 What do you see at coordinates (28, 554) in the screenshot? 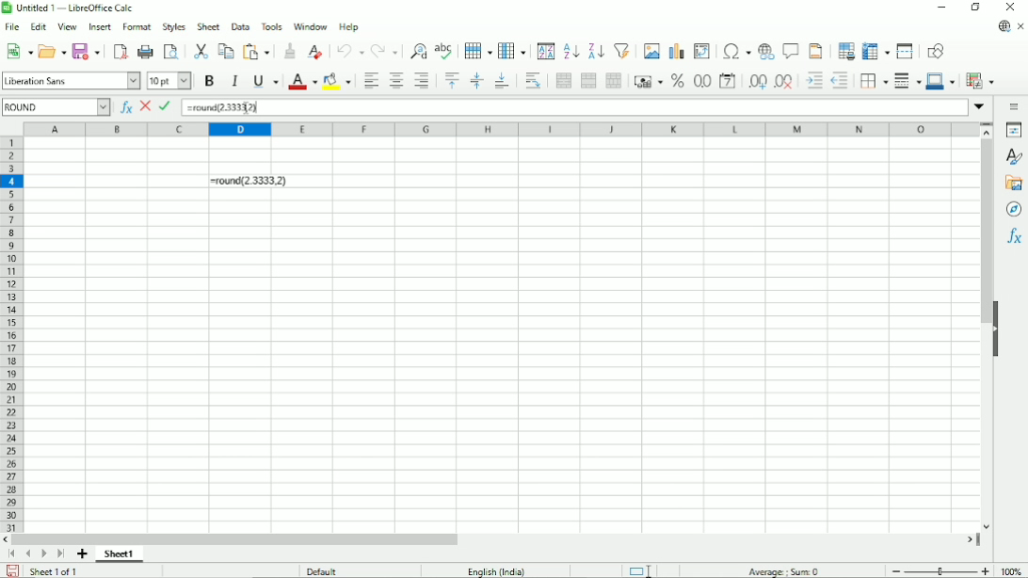
I see `Scroll to previous sheet` at bounding box center [28, 554].